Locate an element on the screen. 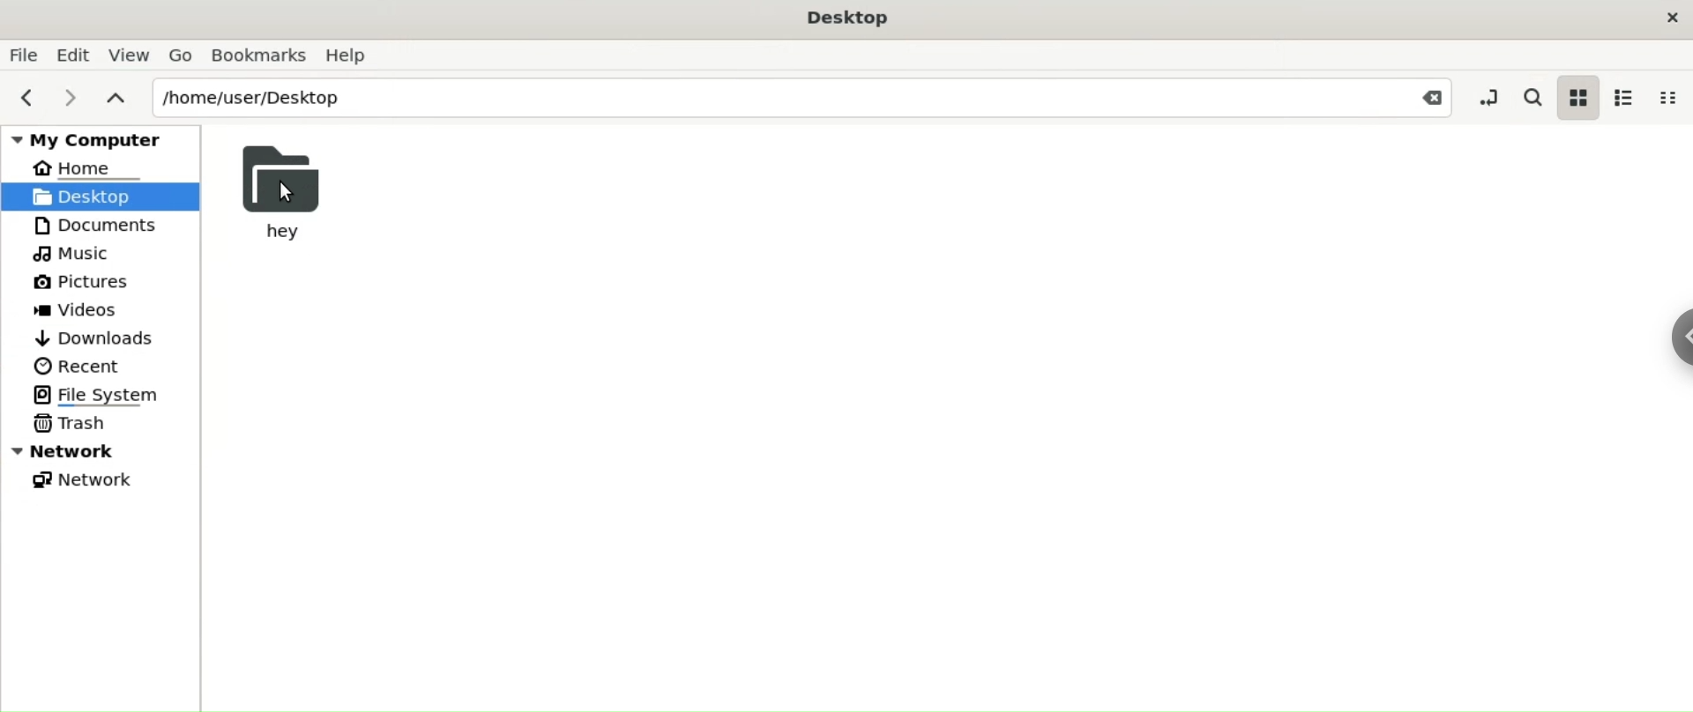 This screenshot has height=712, width=1693. Music is located at coordinates (76, 253).